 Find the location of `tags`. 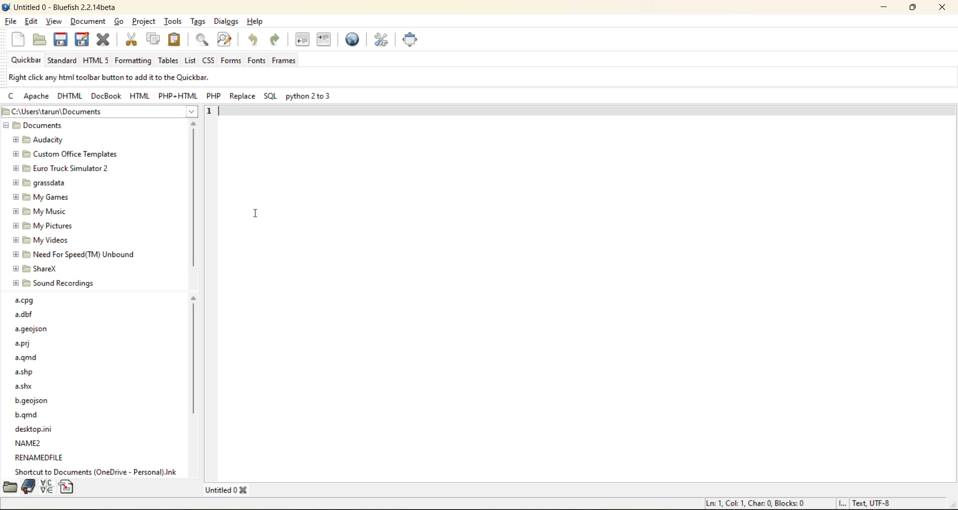

tags is located at coordinates (199, 20).